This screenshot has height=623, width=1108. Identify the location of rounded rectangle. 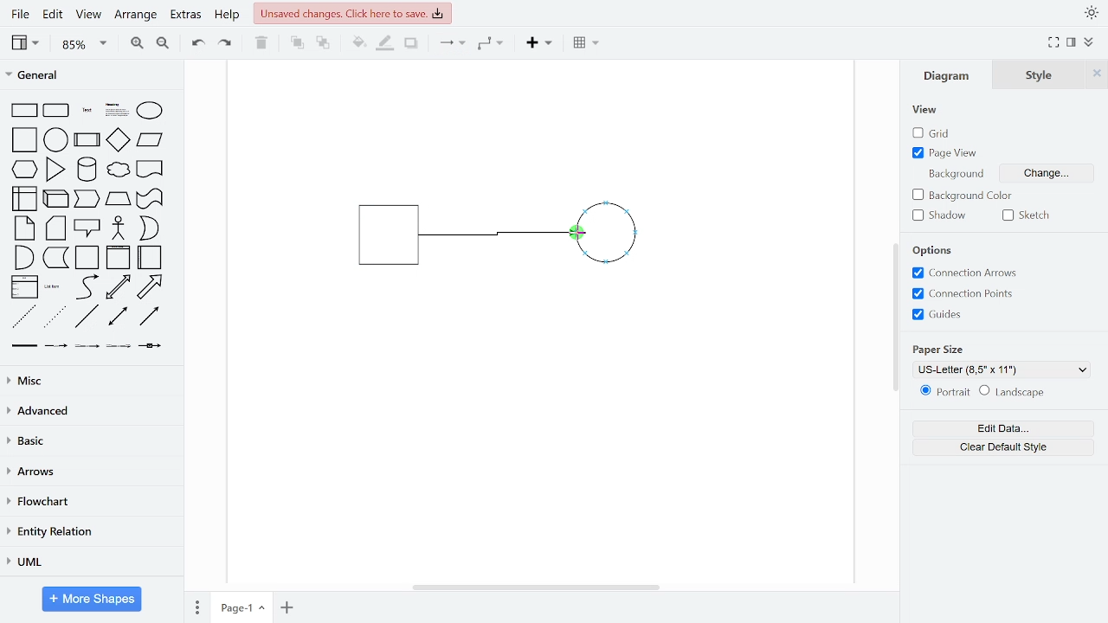
(57, 112).